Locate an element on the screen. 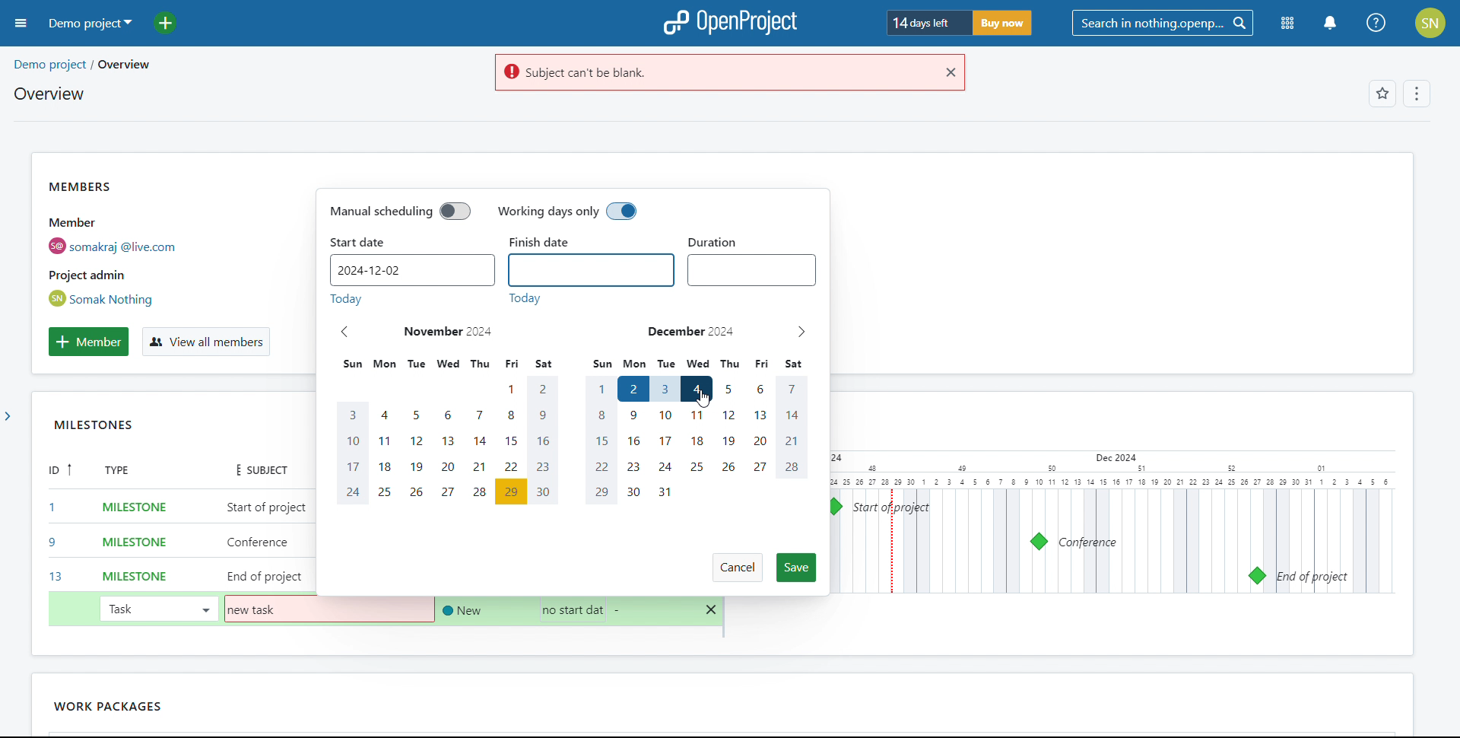 The image size is (1460, 738). logo is located at coordinates (730, 23).